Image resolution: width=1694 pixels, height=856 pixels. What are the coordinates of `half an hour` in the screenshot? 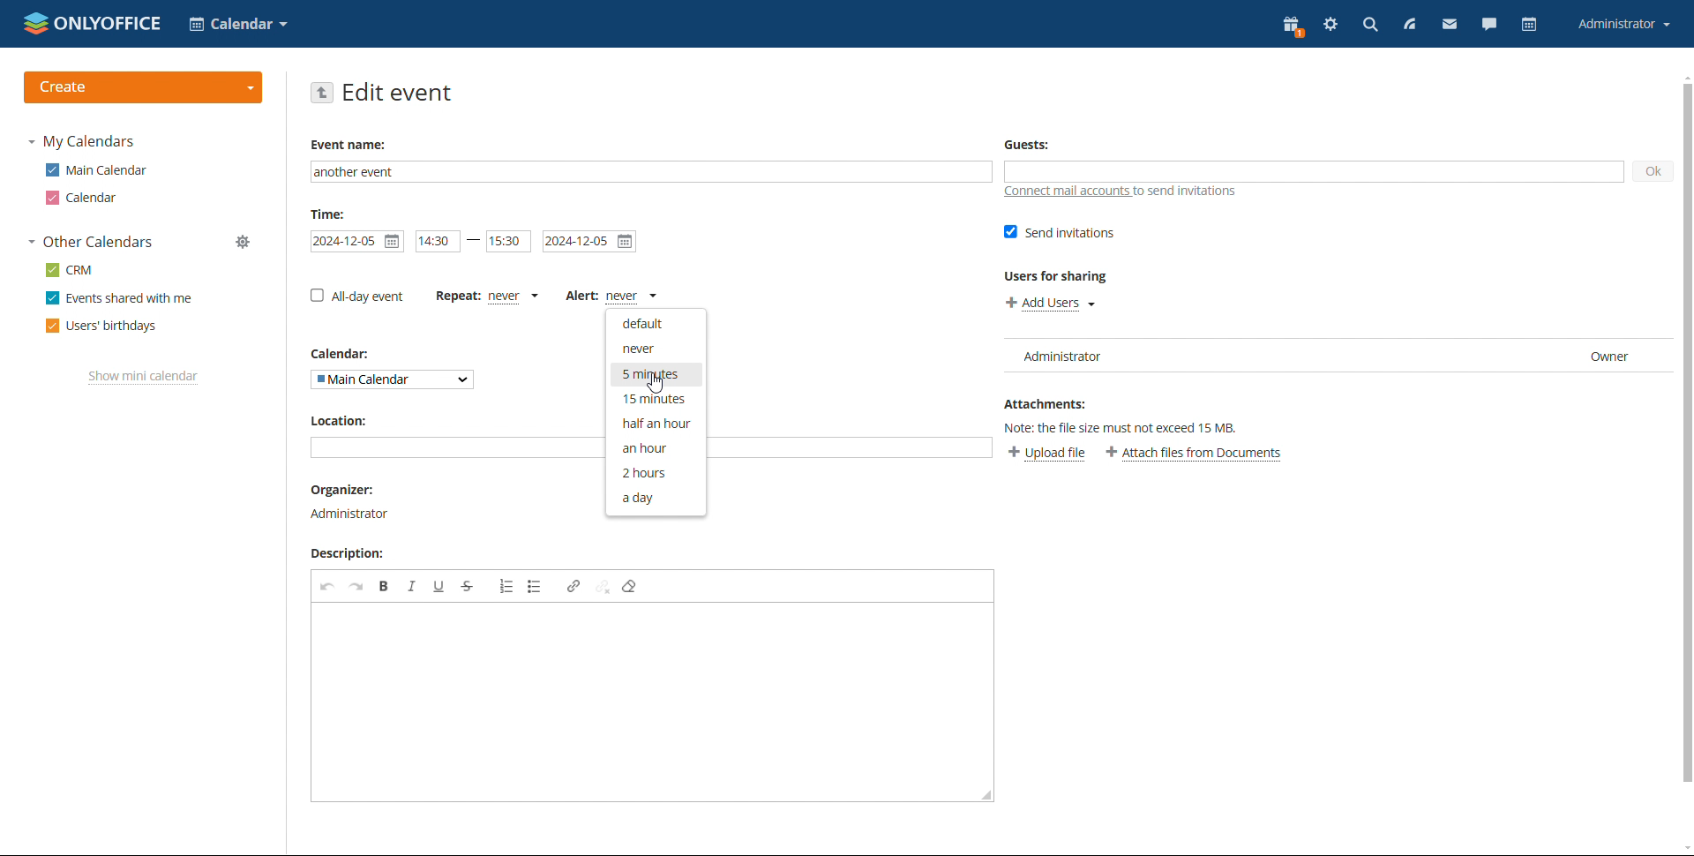 It's located at (656, 424).